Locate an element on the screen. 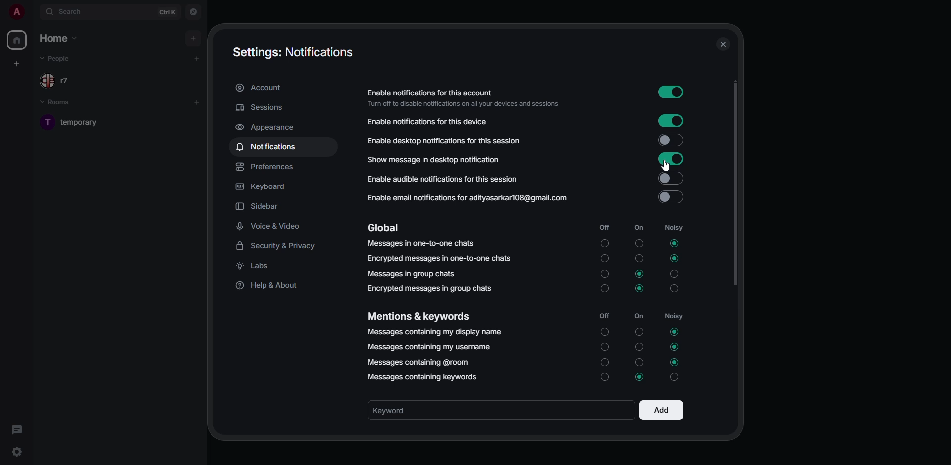 The height and width of the screenshot is (465, 951). click to enable is located at coordinates (671, 198).